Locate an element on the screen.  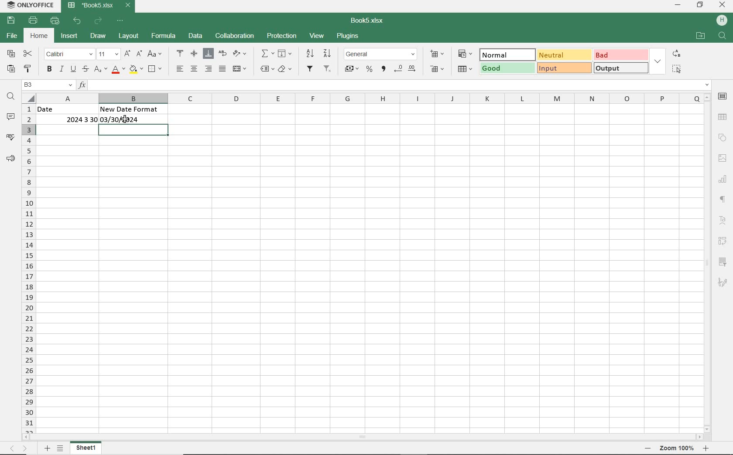
TABLE is located at coordinates (723, 117).